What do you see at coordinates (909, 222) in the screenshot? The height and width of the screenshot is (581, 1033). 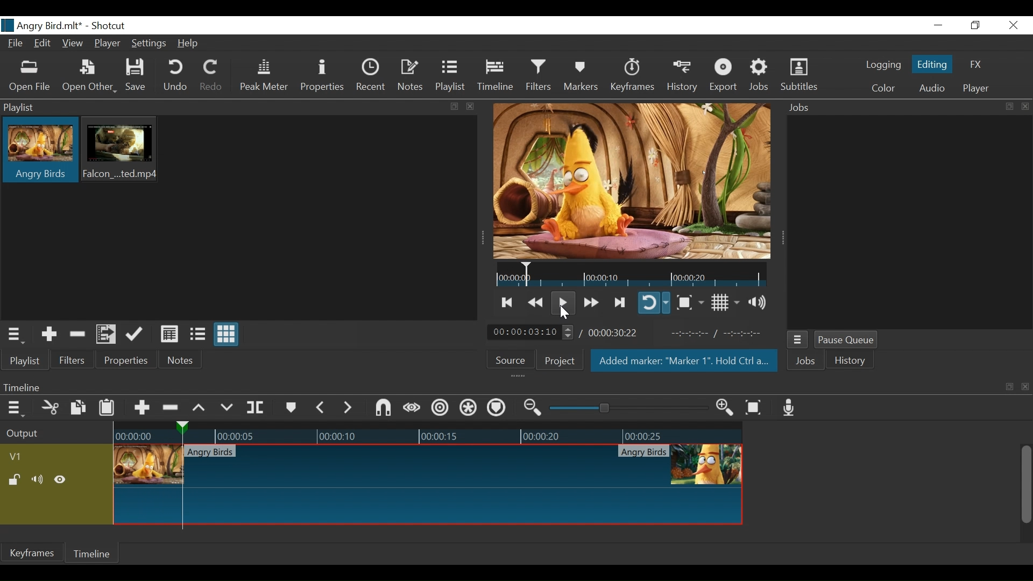 I see `Jobs Panel` at bounding box center [909, 222].